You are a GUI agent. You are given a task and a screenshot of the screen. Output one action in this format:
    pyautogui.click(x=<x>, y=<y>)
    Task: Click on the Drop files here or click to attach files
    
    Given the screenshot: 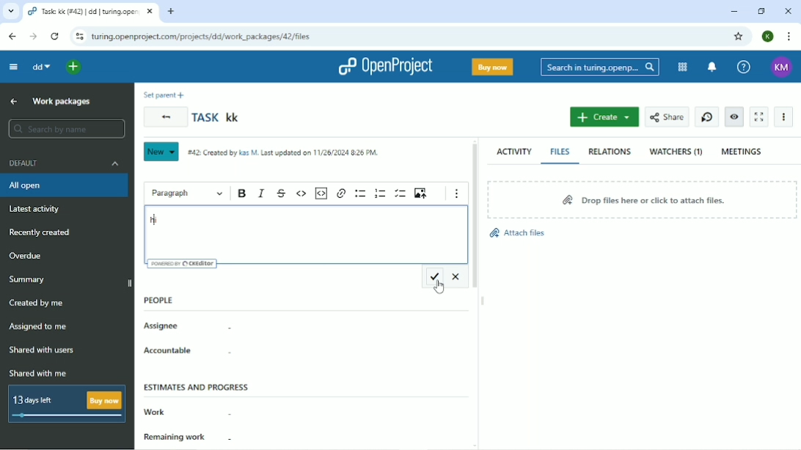 What is the action you would take?
    pyautogui.click(x=640, y=199)
    